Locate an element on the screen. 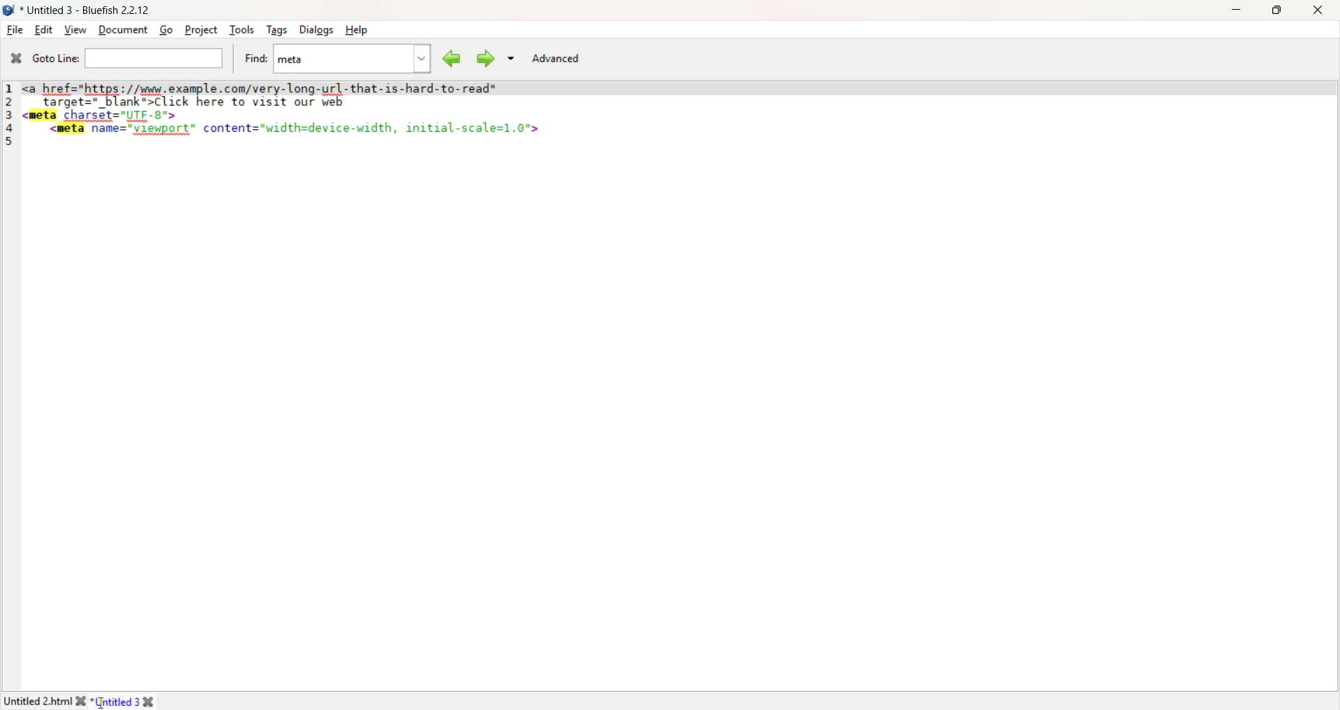 Image resolution: width=1340 pixels, height=710 pixels. File is located at coordinates (14, 30).